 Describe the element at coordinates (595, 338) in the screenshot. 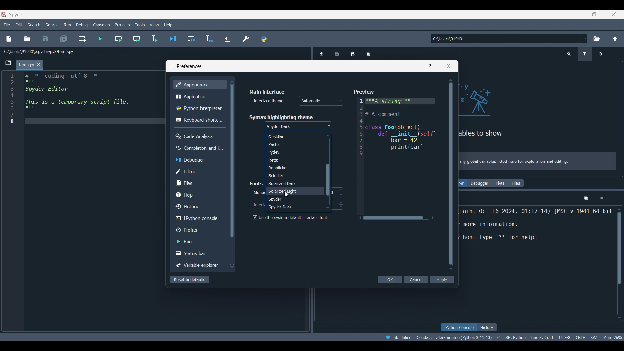

I see `rw` at that location.